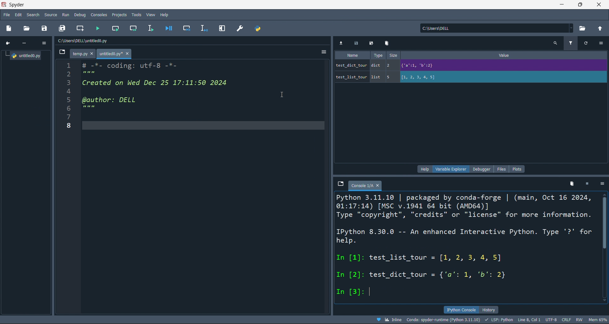 The width and height of the screenshot is (609, 324). What do you see at coordinates (99, 15) in the screenshot?
I see `console` at bounding box center [99, 15].